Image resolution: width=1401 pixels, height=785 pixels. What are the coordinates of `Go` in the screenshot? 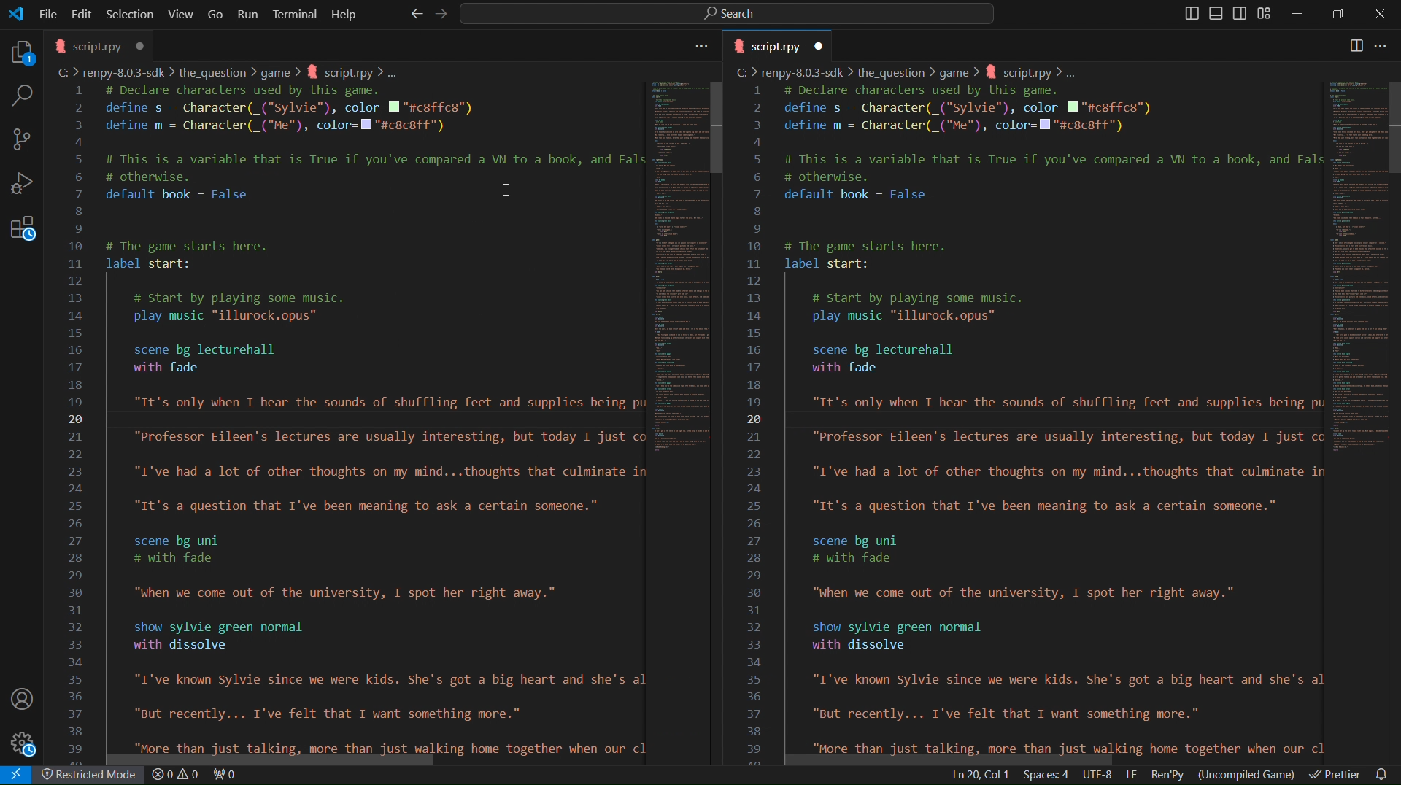 It's located at (217, 12).